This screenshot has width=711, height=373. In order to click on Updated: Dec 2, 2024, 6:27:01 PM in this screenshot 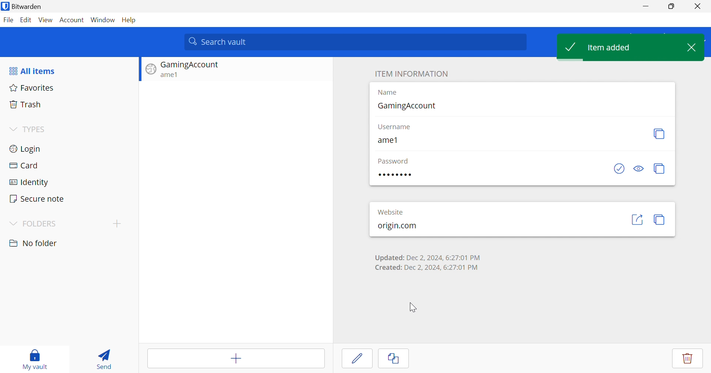, I will do `click(429, 258)`.